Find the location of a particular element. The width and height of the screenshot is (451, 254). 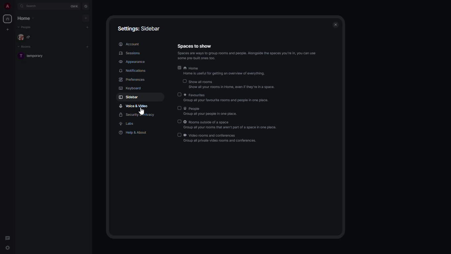

keyboard is located at coordinates (130, 89).